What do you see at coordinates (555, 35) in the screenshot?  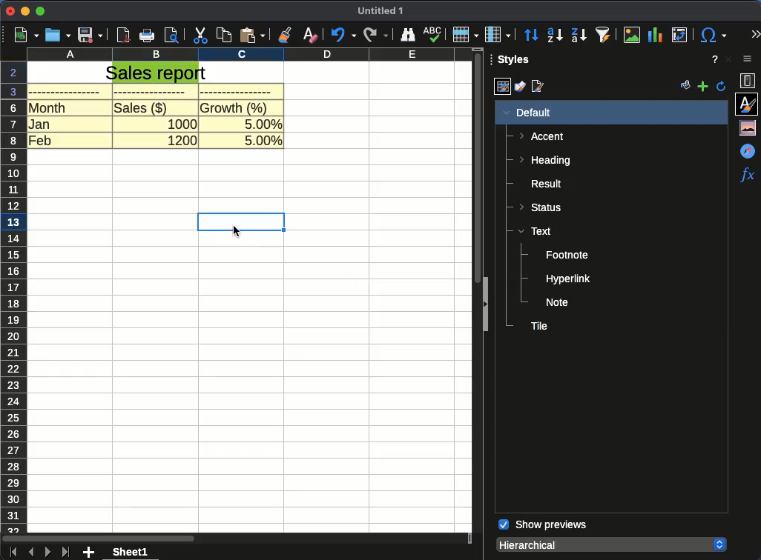 I see `ascending` at bounding box center [555, 35].